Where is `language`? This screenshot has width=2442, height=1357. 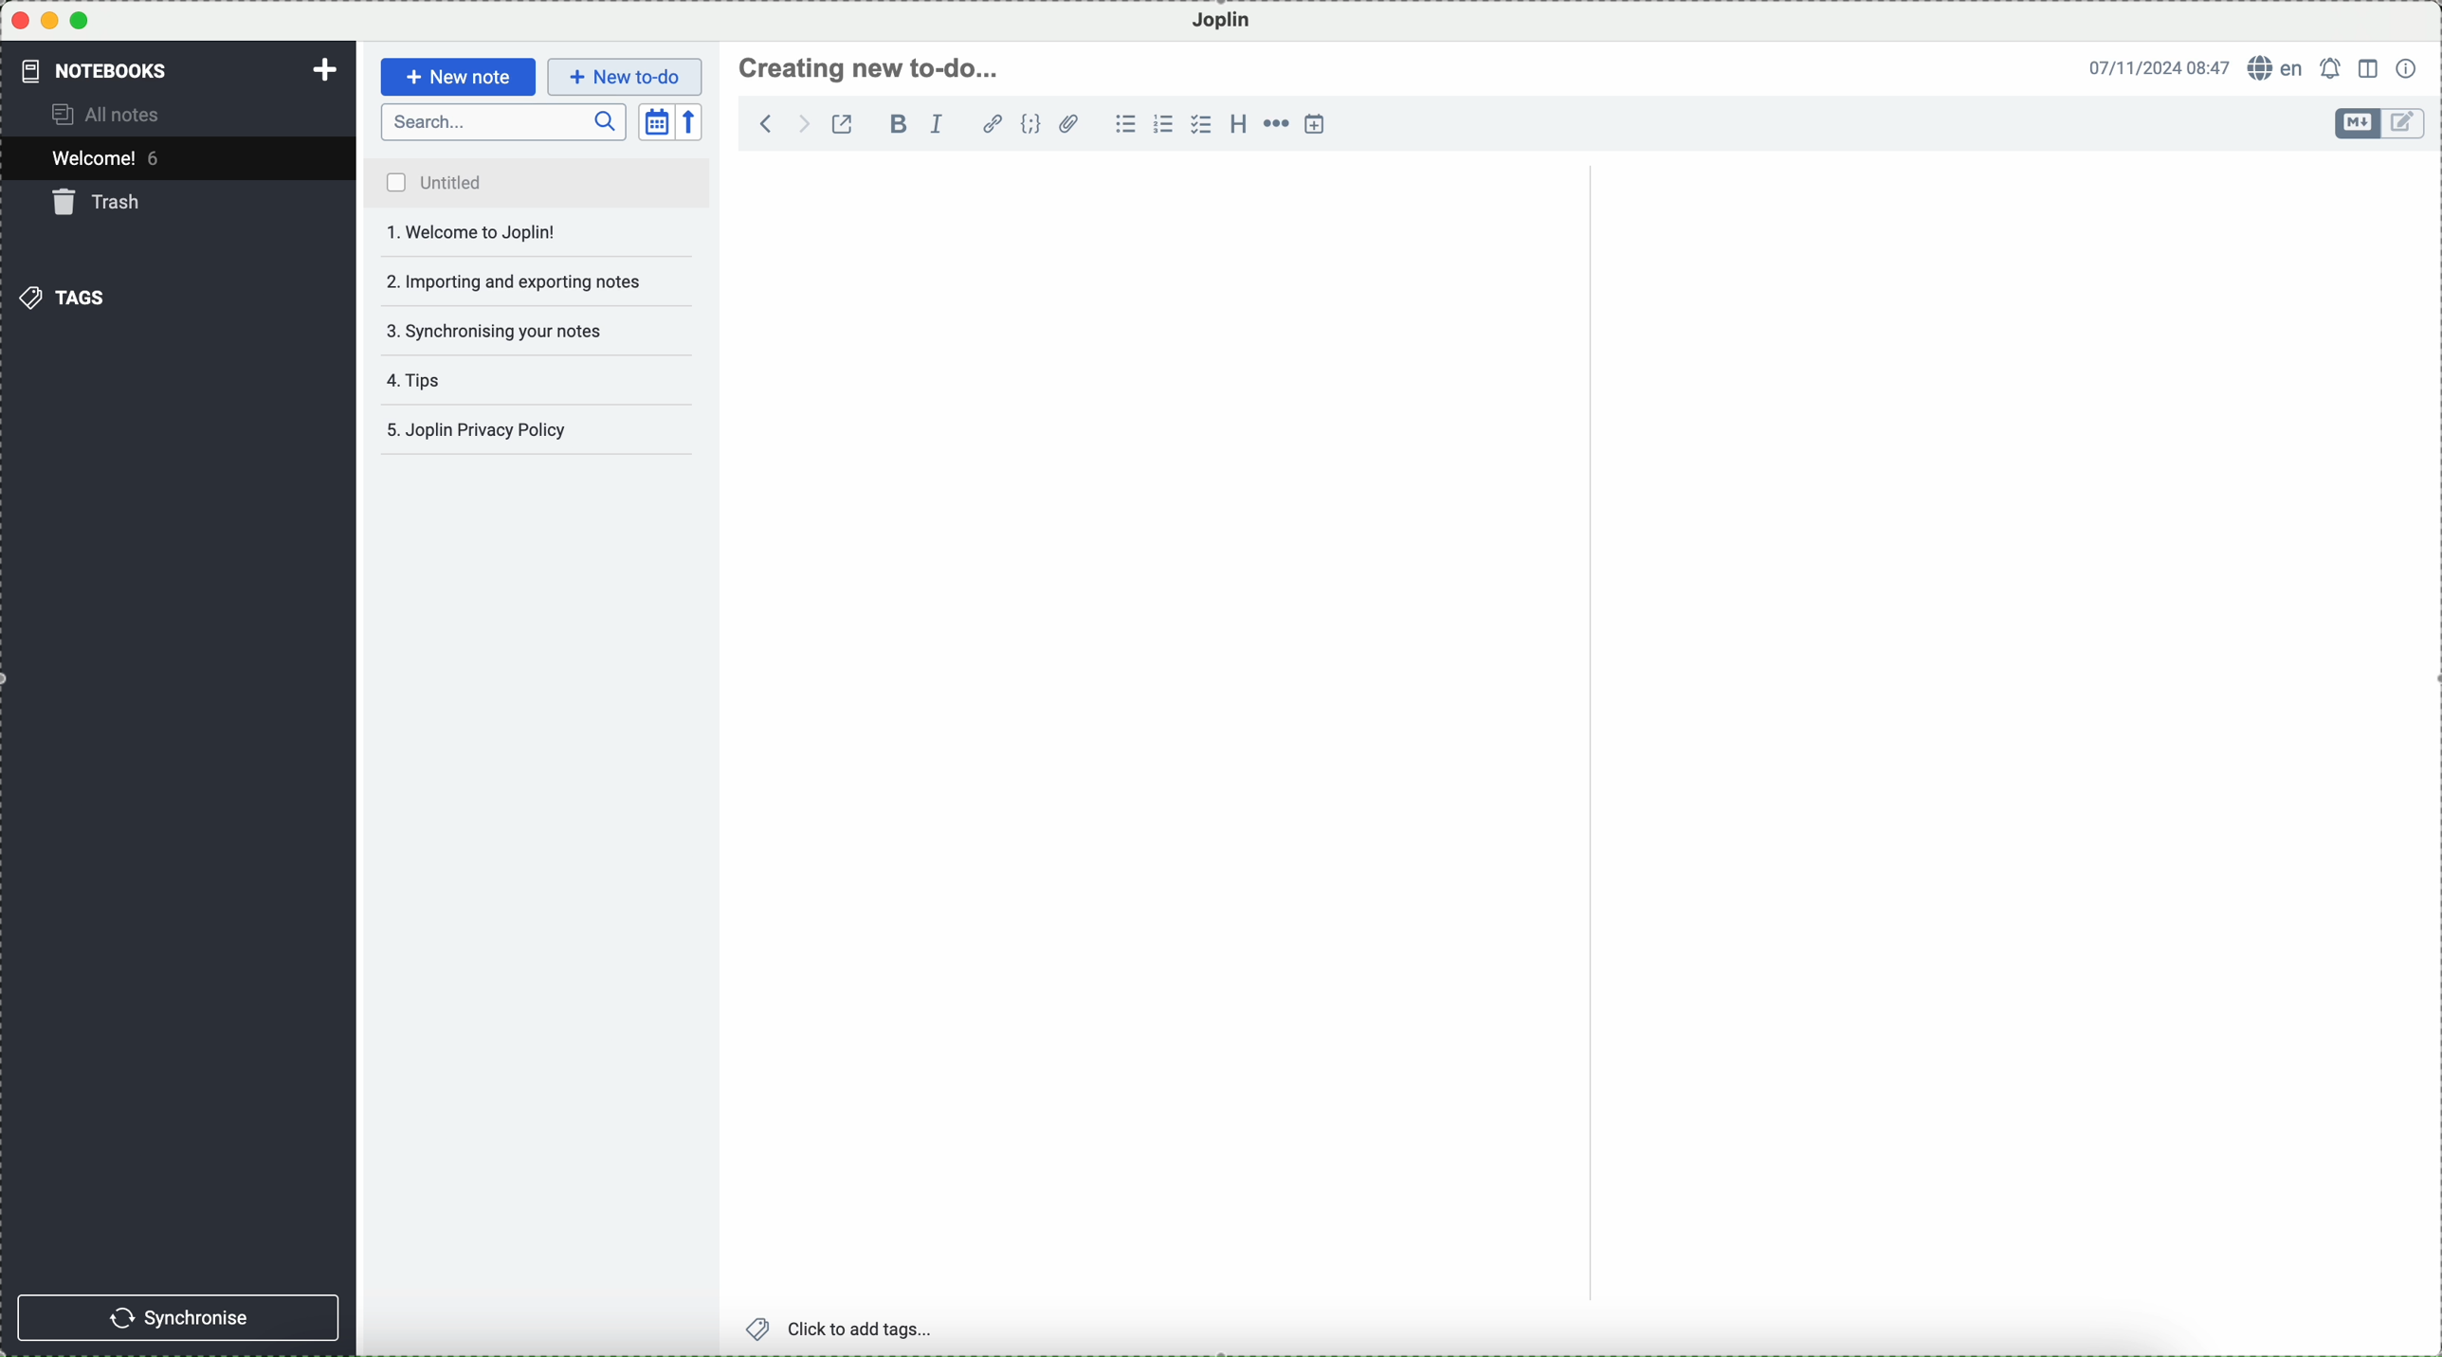
language is located at coordinates (2277, 66).